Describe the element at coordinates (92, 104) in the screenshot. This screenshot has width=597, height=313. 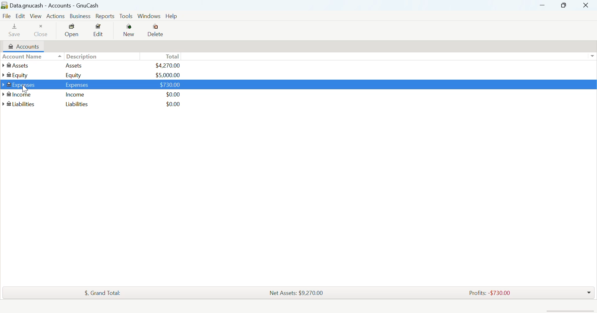
I see `Liabilities` at that location.